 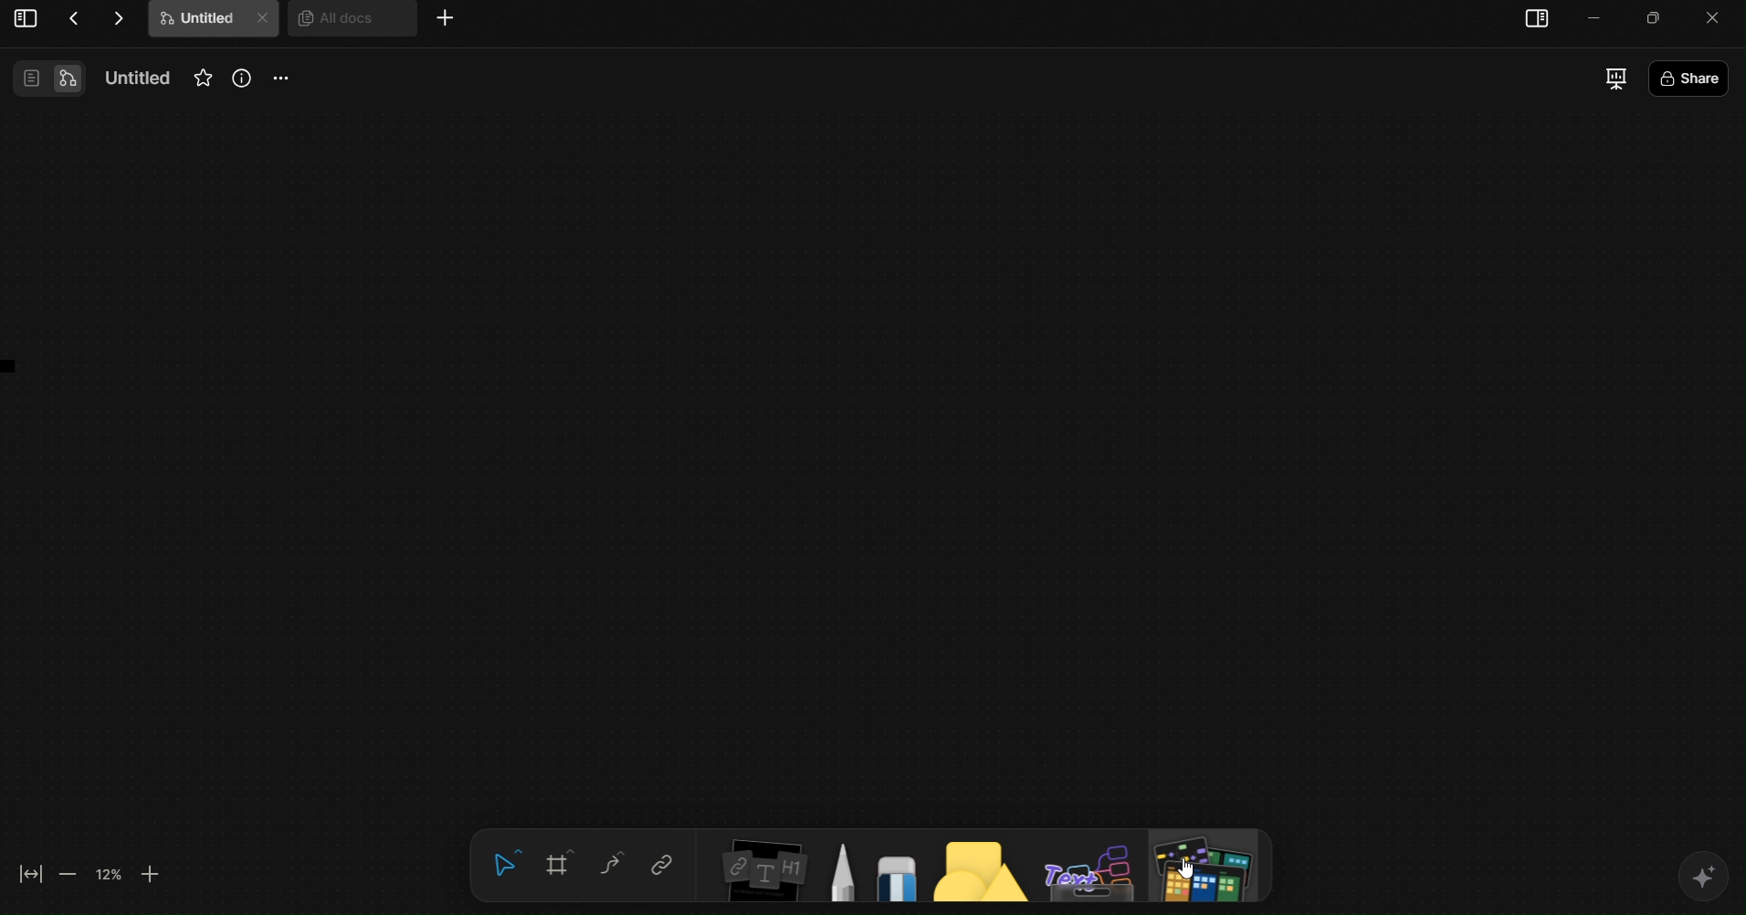 What do you see at coordinates (842, 870) in the screenshot?
I see `Pen Tool` at bounding box center [842, 870].